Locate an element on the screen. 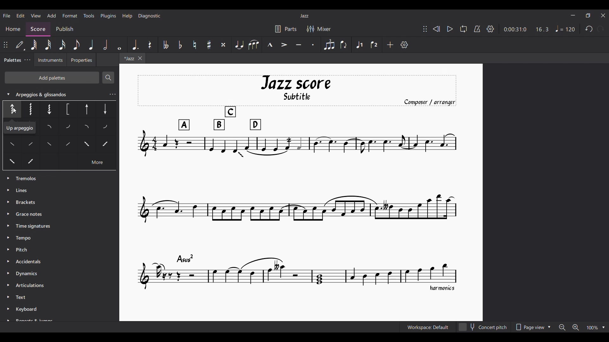 Image resolution: width=609 pixels, height=342 pixels. Show in smaller tab is located at coordinates (588, 15).